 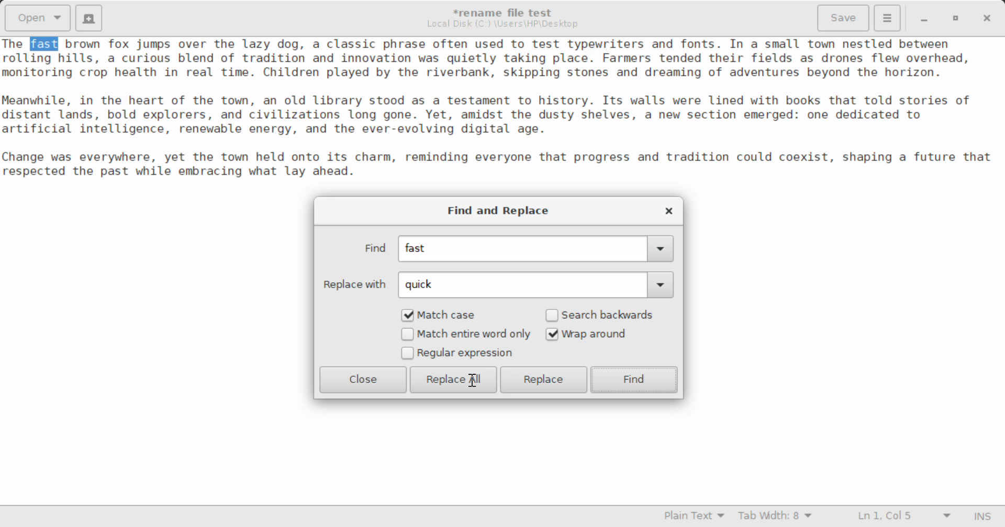 I want to click on Restore Down, so click(x=926, y=18).